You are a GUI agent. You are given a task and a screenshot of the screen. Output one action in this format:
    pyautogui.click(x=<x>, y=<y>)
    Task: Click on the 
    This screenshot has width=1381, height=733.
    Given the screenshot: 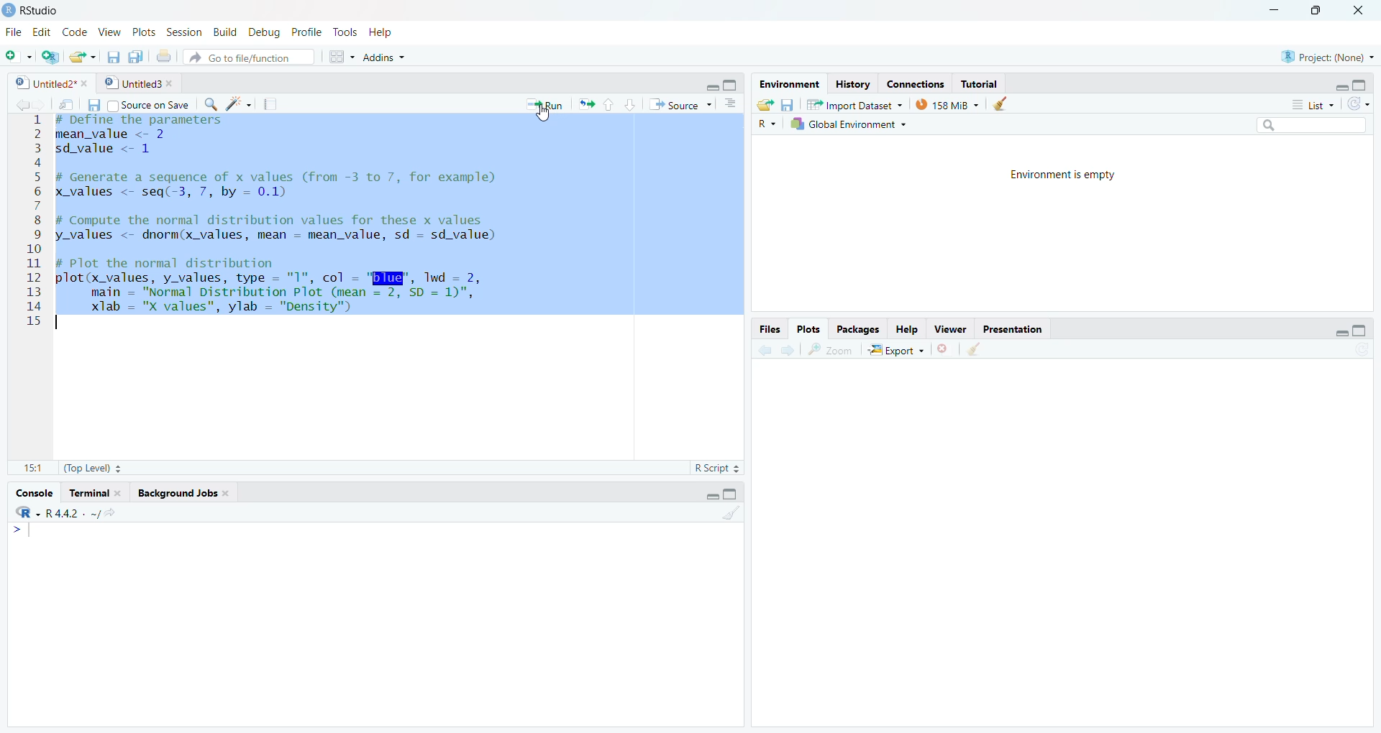 What is the action you would take?
    pyautogui.click(x=762, y=103)
    